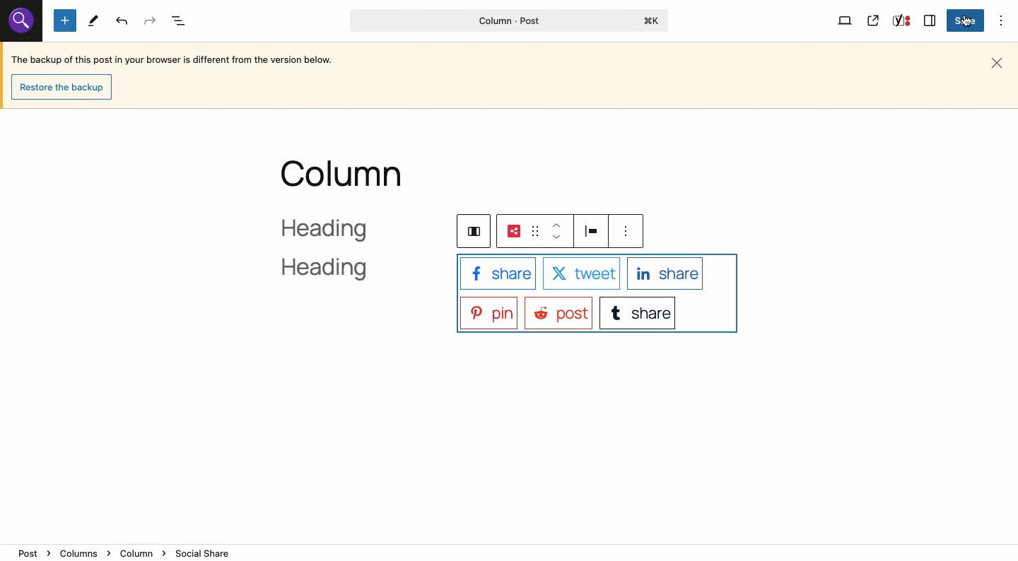 This screenshot has height=561, width=1018. What do you see at coordinates (123, 21) in the screenshot?
I see `Undo` at bounding box center [123, 21].